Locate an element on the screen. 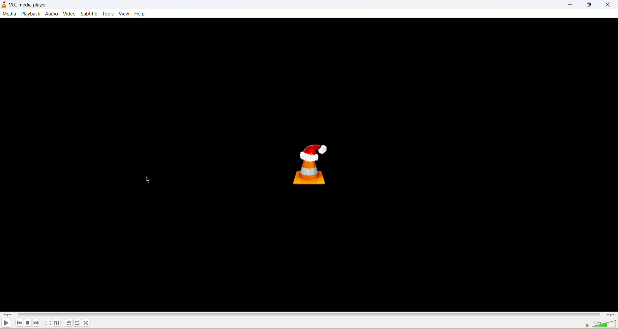 Image resolution: width=618 pixels, height=329 pixels. time left is located at coordinates (611, 315).